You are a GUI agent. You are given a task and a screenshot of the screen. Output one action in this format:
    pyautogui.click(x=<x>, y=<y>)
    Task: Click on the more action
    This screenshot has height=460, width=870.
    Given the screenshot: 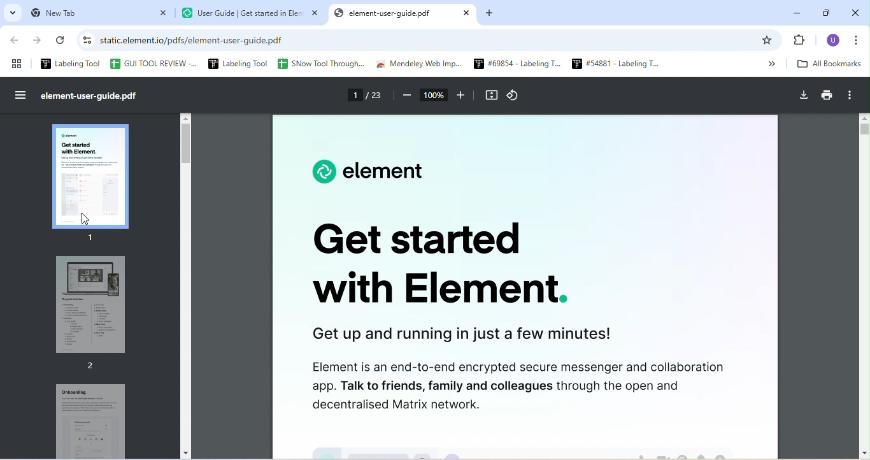 What is the action you would take?
    pyautogui.click(x=855, y=96)
    